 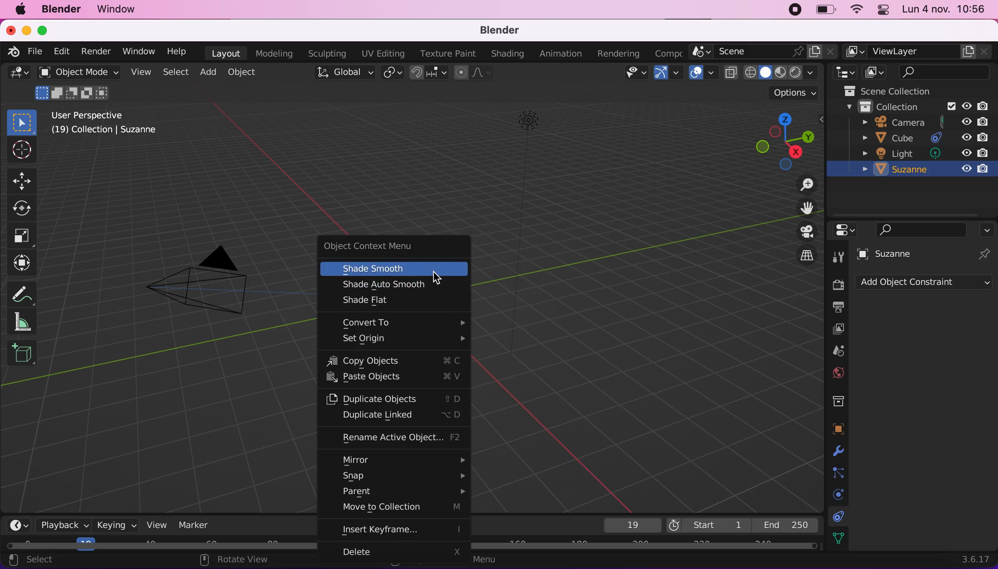 What do you see at coordinates (225, 53) in the screenshot?
I see `layout` at bounding box center [225, 53].